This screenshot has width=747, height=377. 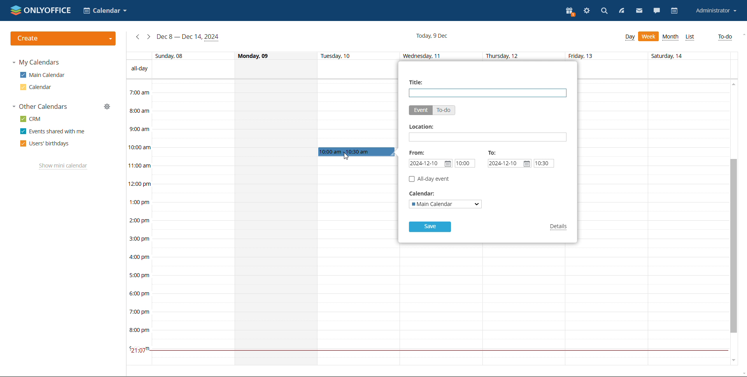 I want to click on main calendar, so click(x=42, y=75).